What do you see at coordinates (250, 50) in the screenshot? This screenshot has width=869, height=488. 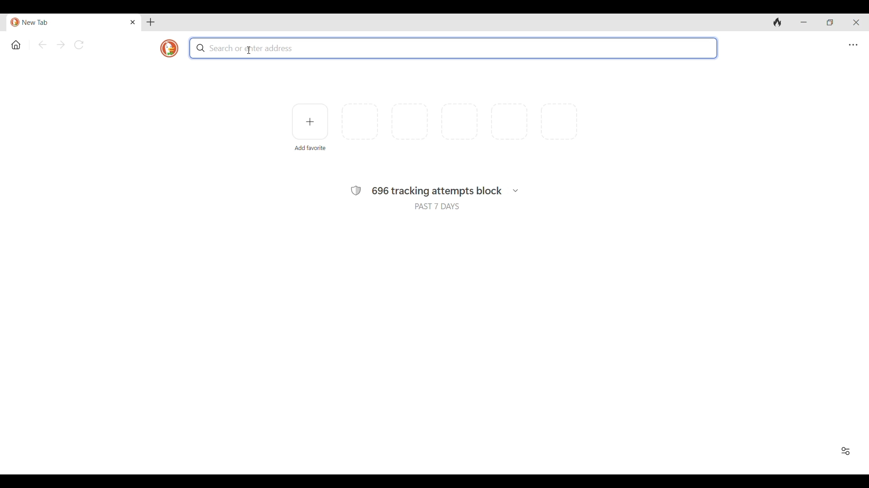 I see `Cursor clicking on search box` at bounding box center [250, 50].